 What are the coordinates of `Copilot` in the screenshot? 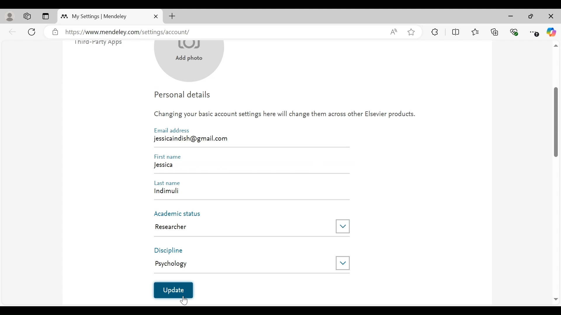 It's located at (551, 32).